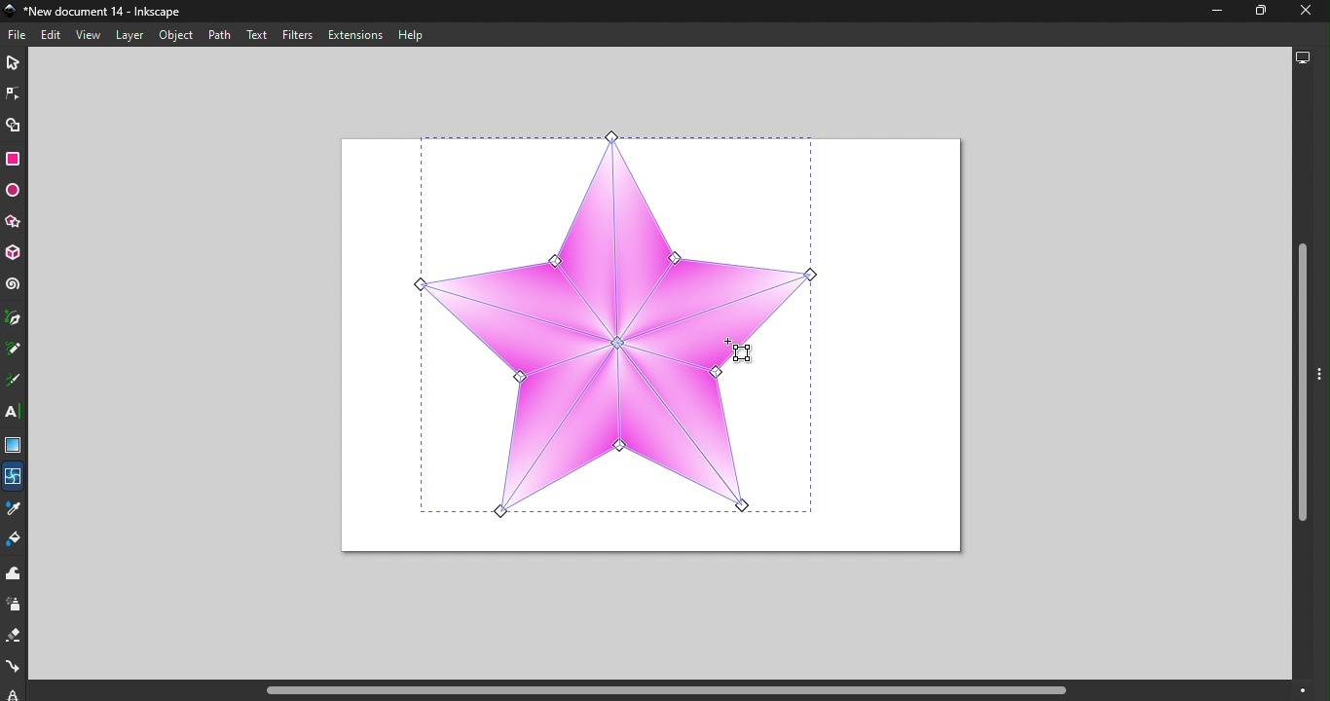 This screenshot has height=701, width=1330. What do you see at coordinates (99, 13) in the screenshot?
I see `File name` at bounding box center [99, 13].